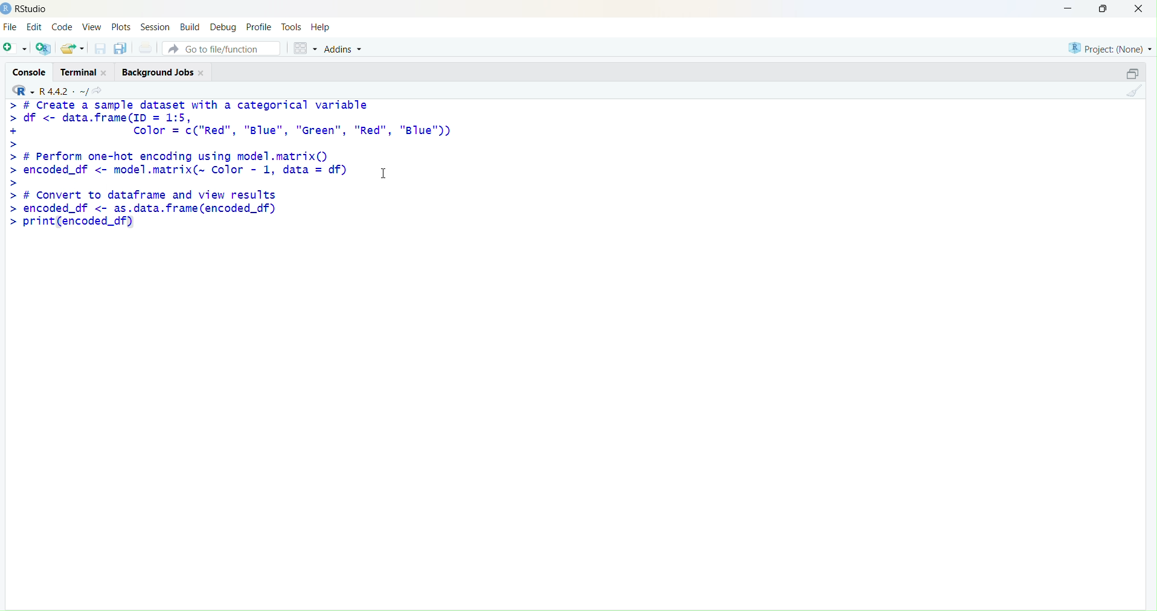  Describe the element at coordinates (73, 48) in the screenshot. I see `share folder as` at that location.